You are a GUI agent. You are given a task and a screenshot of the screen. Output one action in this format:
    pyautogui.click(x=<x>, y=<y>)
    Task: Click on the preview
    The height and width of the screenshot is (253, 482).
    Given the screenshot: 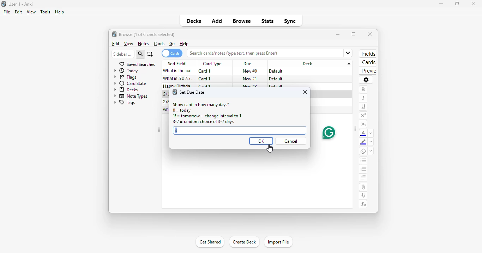 What is the action you would take?
    pyautogui.click(x=367, y=71)
    